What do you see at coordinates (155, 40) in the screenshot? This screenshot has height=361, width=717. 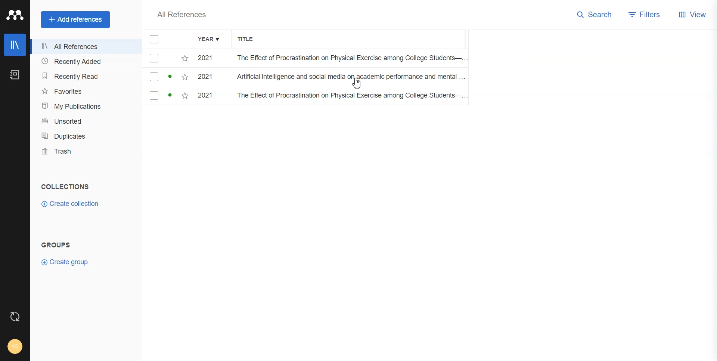 I see `Checkmarks` at bounding box center [155, 40].